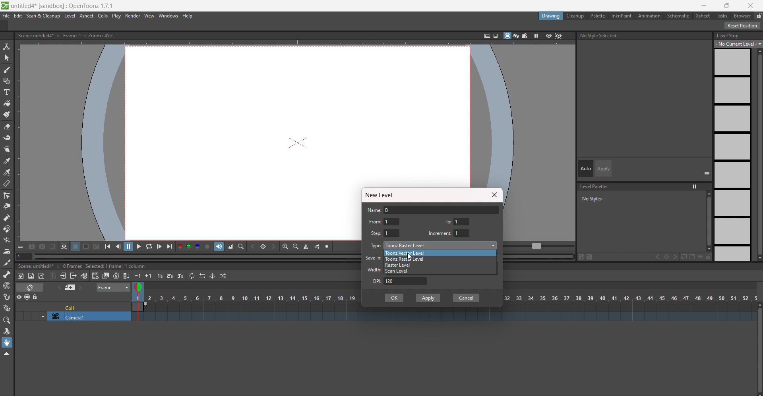  What do you see at coordinates (7, 286) in the screenshot?
I see `tracker tool` at bounding box center [7, 286].